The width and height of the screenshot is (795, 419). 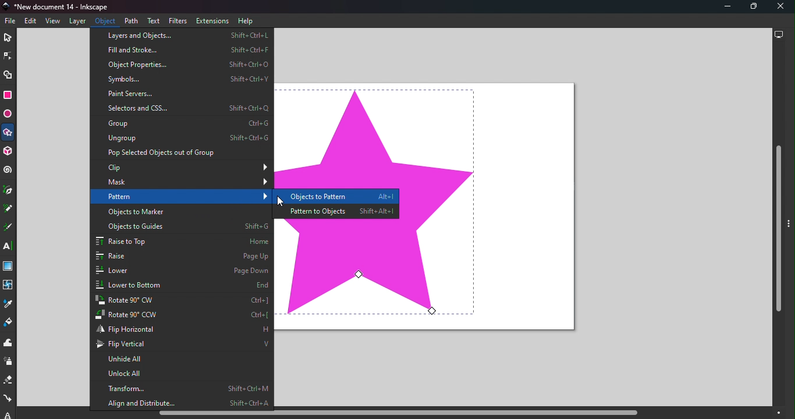 What do you see at coordinates (154, 21) in the screenshot?
I see `Text` at bounding box center [154, 21].